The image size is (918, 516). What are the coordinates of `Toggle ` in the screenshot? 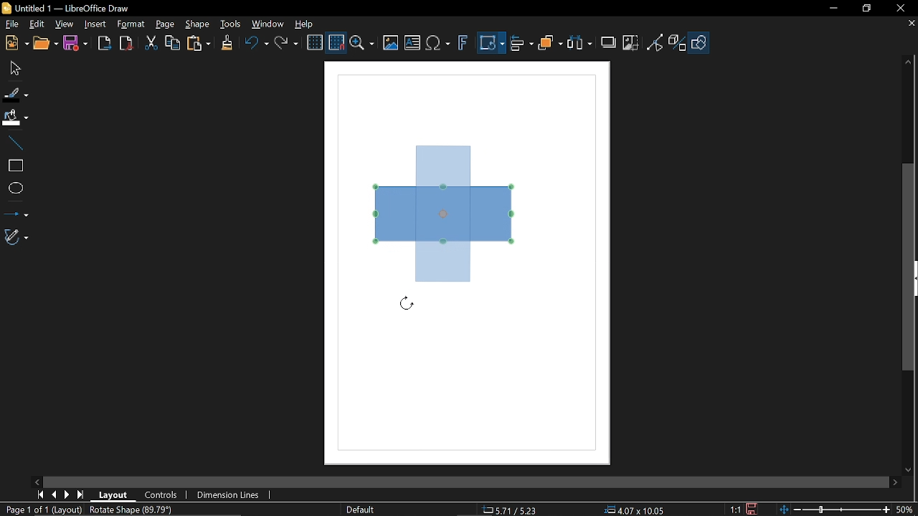 It's located at (656, 44).